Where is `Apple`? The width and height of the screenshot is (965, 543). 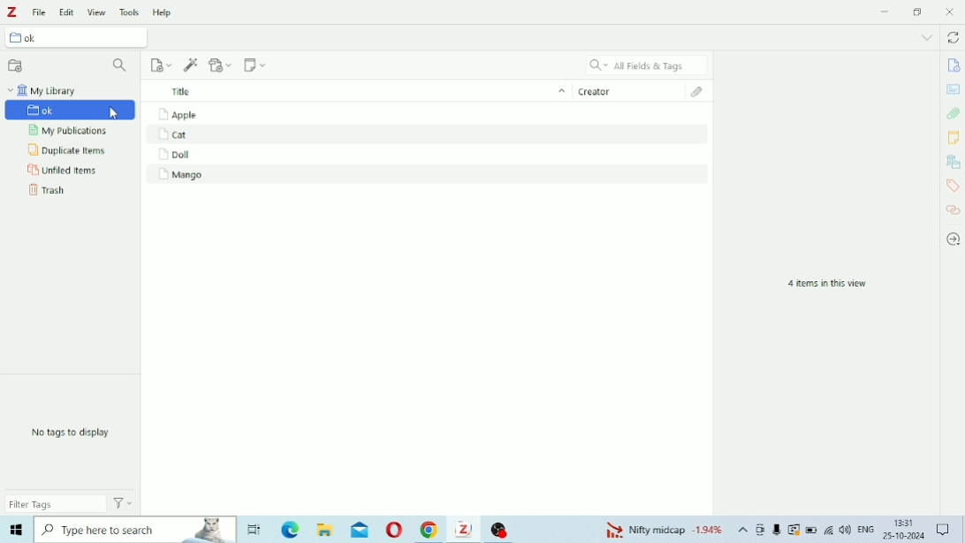
Apple is located at coordinates (177, 115).